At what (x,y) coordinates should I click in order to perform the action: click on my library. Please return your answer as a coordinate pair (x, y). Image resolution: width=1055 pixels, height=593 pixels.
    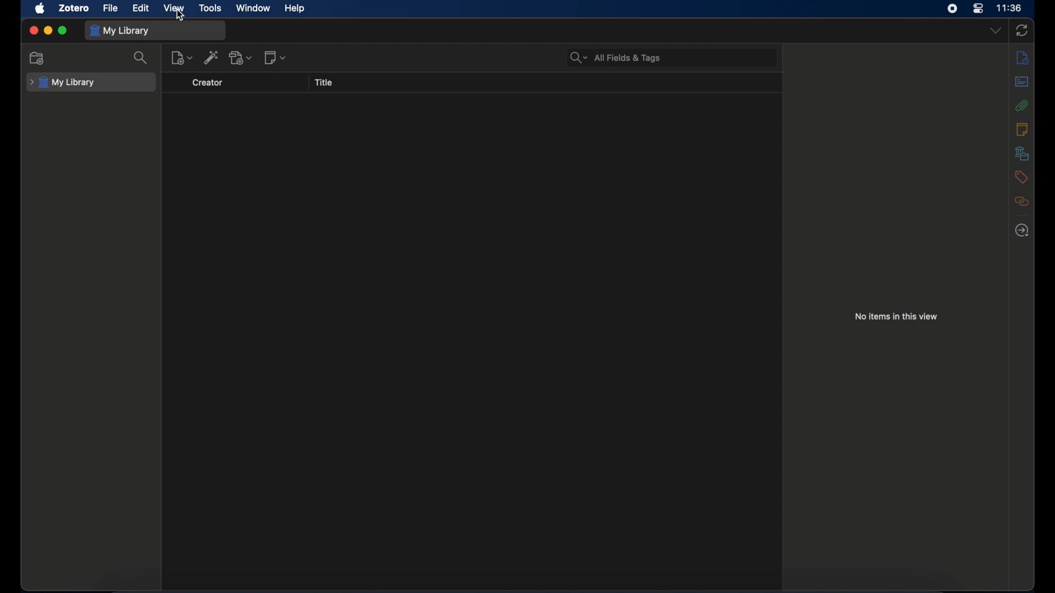
    Looking at the image, I should click on (63, 83).